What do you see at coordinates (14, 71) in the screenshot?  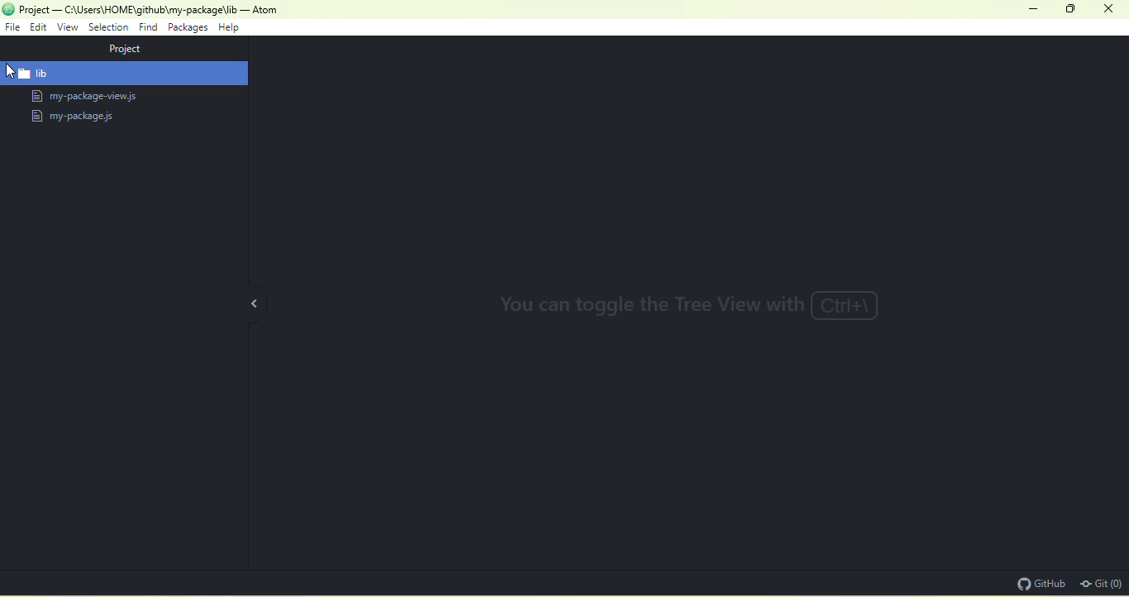 I see `cursor` at bounding box center [14, 71].